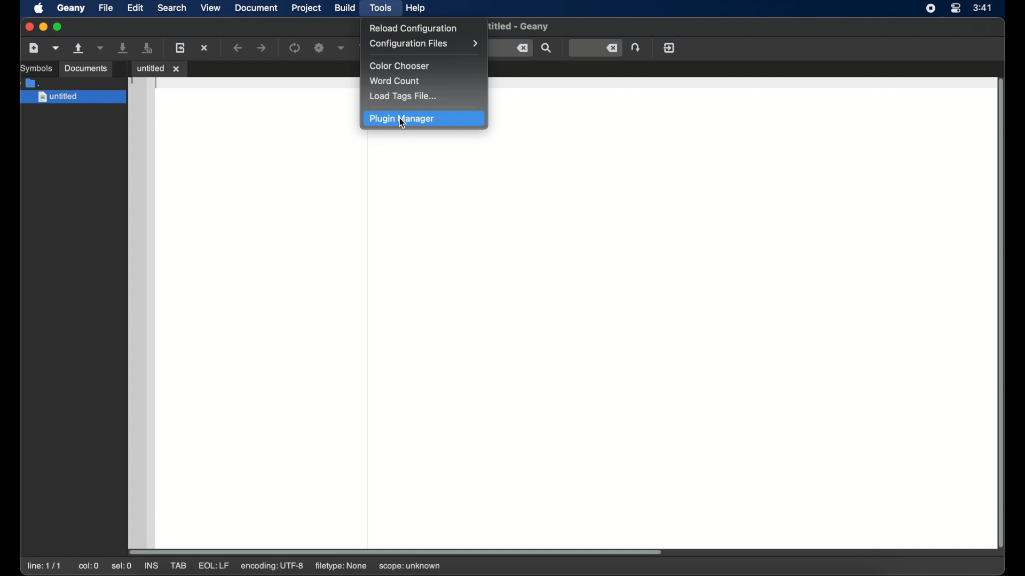 This screenshot has height=576, width=1025. What do you see at coordinates (56, 49) in the screenshot?
I see `create a new file from template` at bounding box center [56, 49].